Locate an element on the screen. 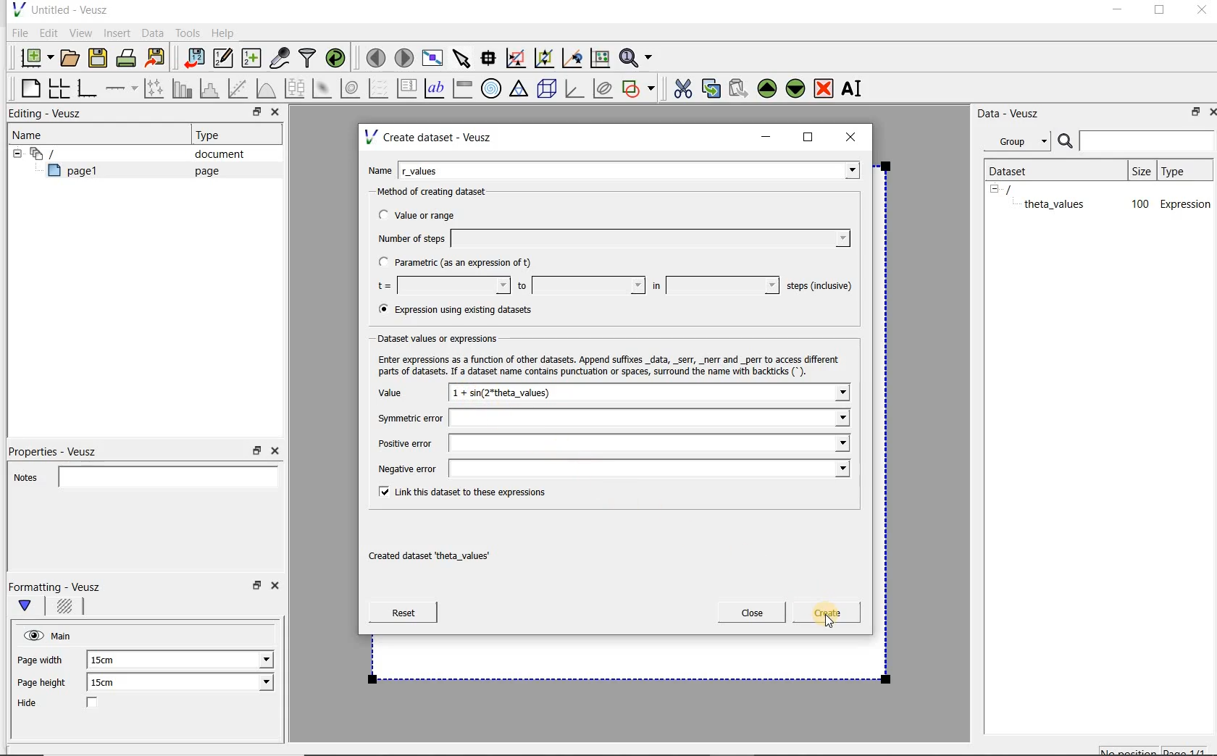 This screenshot has width=1217, height=756. restore down is located at coordinates (1192, 114).